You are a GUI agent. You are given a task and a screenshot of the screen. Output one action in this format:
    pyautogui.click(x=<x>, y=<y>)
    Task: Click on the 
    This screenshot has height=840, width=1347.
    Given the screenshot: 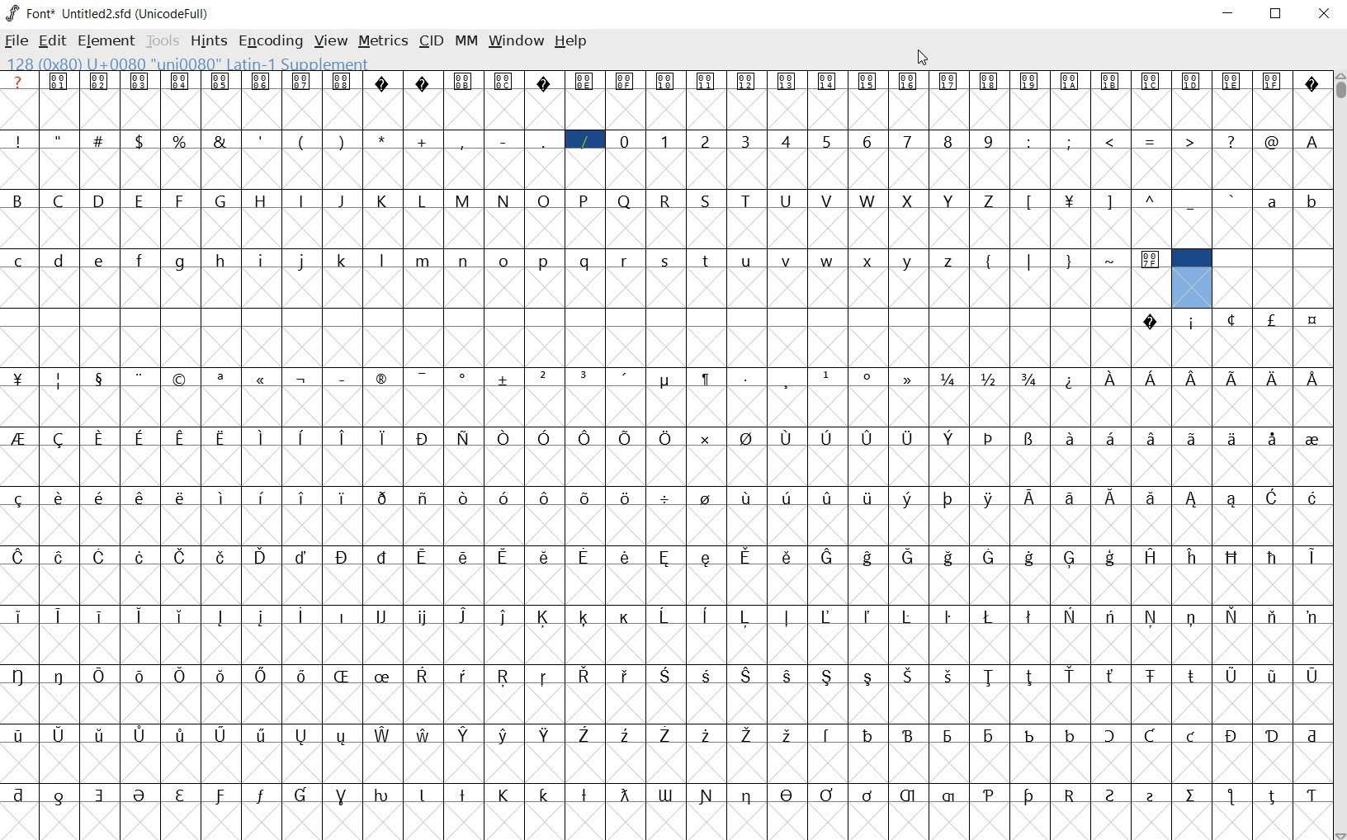 What is the action you would take?
    pyautogui.click(x=1151, y=734)
    